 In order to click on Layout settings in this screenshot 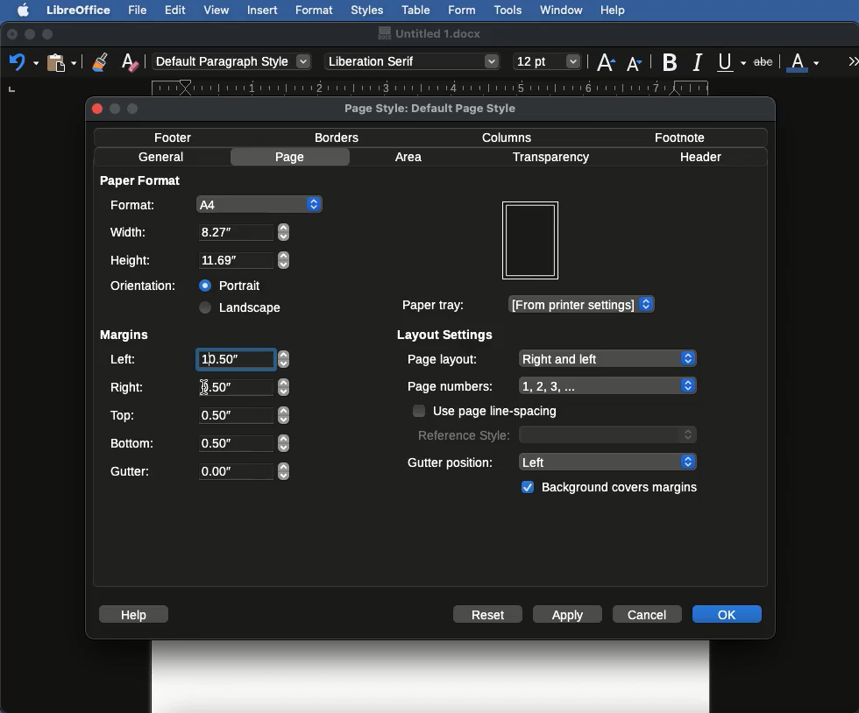, I will do `click(446, 335)`.